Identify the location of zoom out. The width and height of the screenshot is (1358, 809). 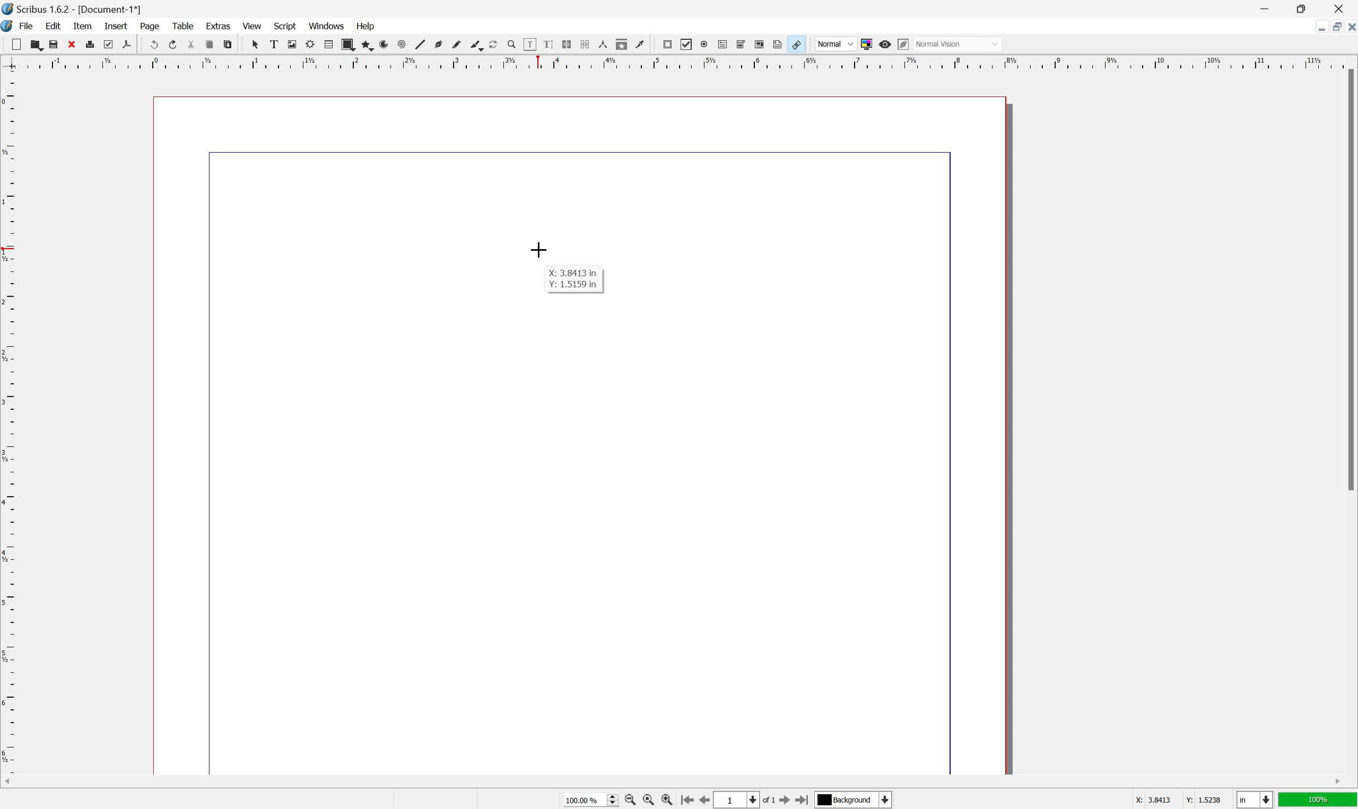
(629, 800).